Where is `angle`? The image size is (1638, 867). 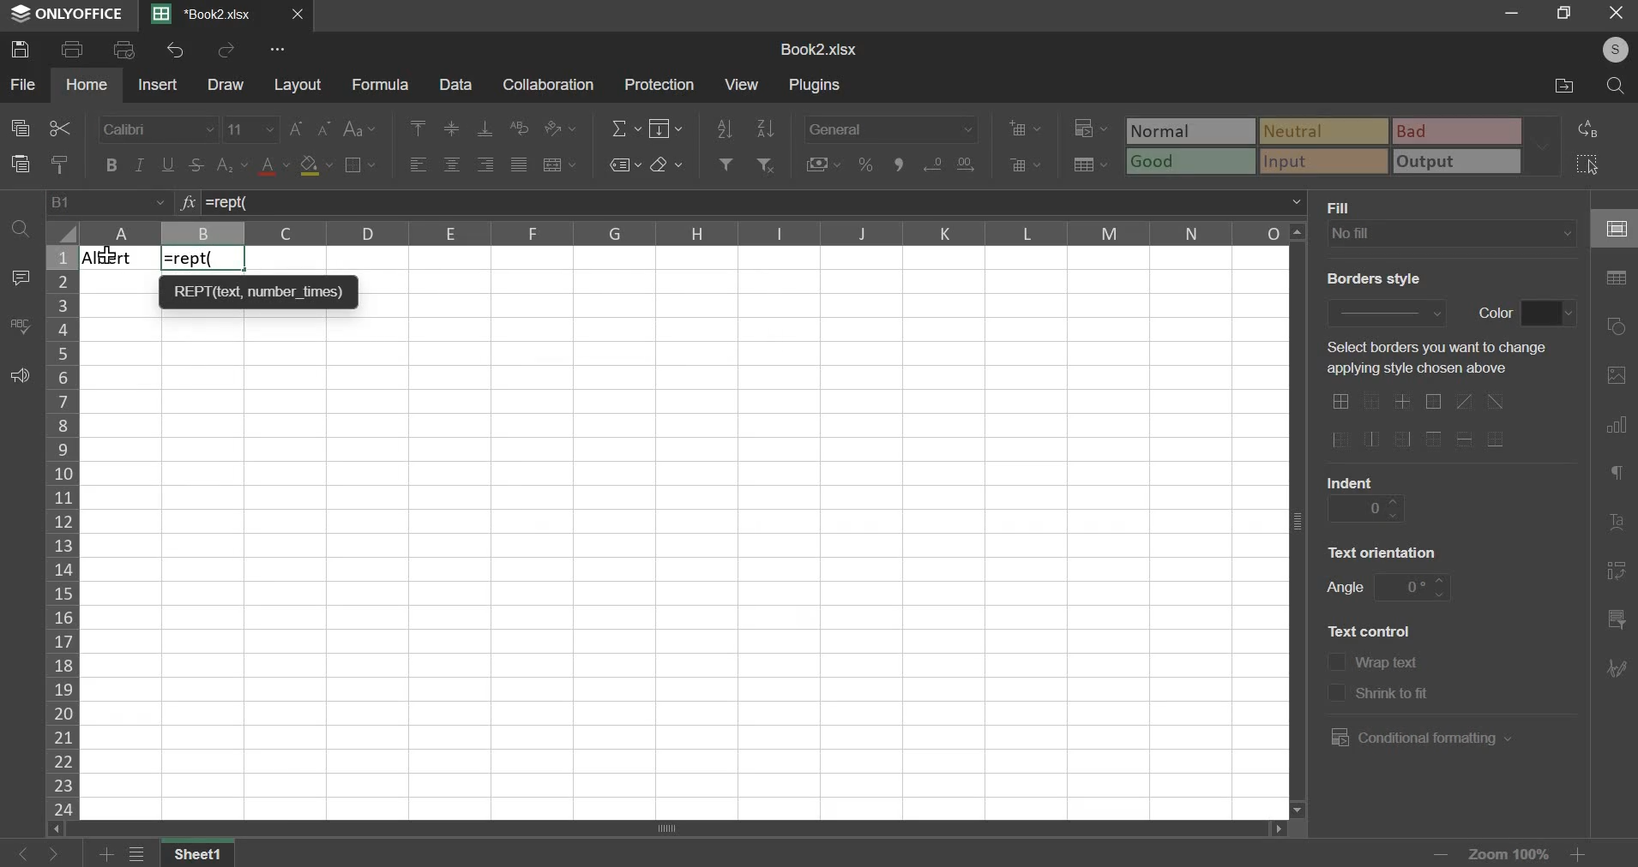
angle is located at coordinates (1342, 587).